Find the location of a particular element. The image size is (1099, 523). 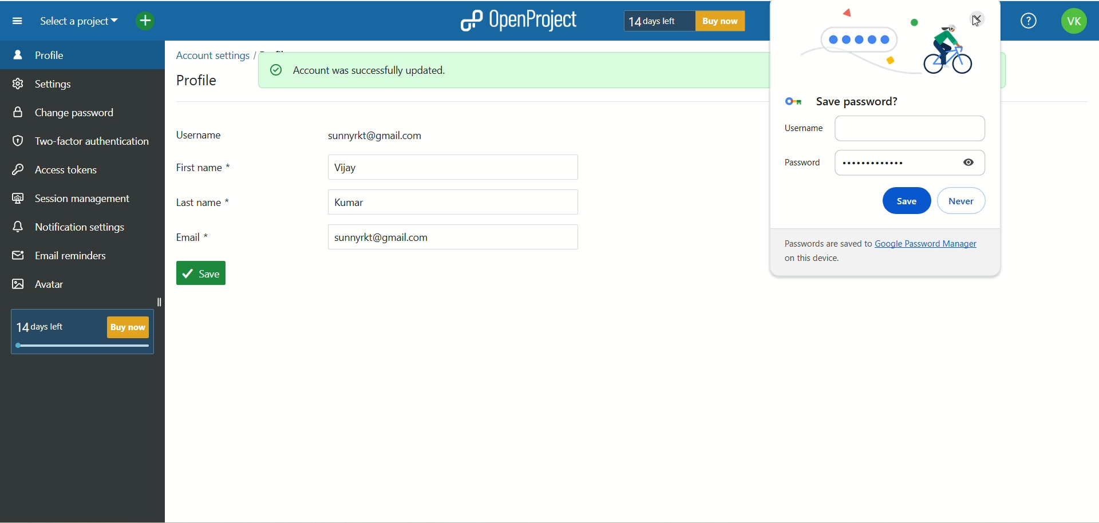

avatar is located at coordinates (39, 284).